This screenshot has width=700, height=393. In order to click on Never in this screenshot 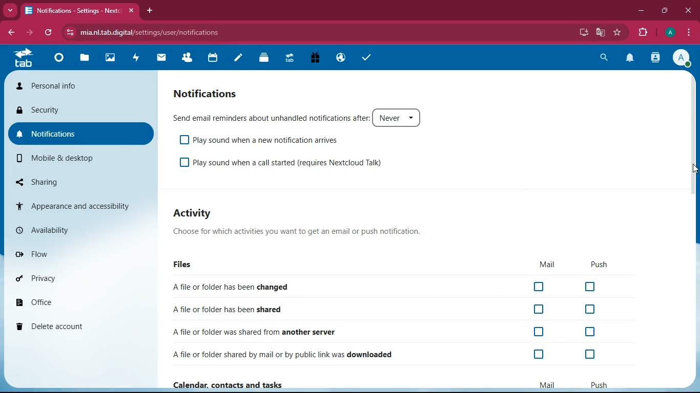, I will do `click(389, 118)`.